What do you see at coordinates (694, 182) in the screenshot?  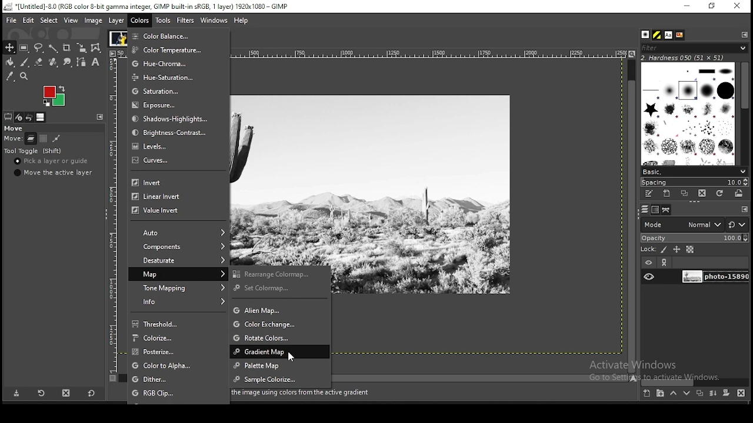 I see `spacing` at bounding box center [694, 182].